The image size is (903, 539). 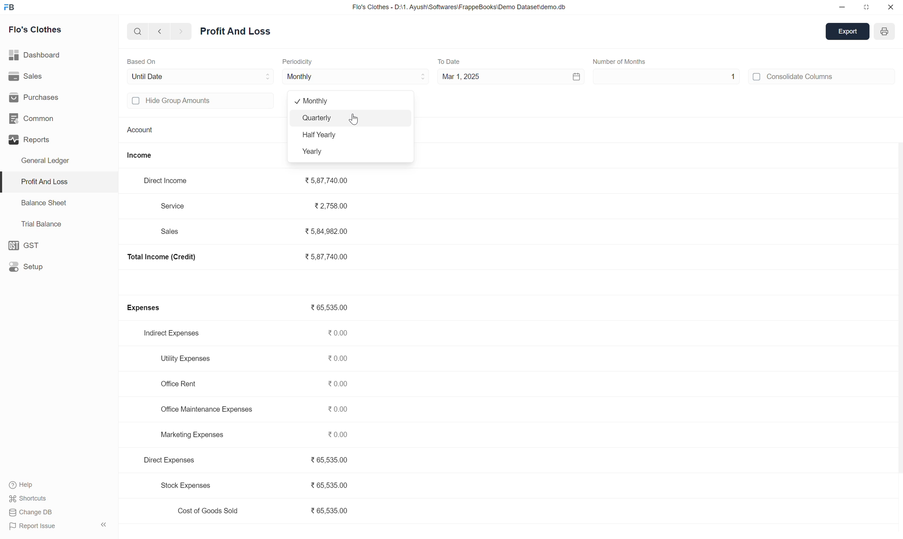 I want to click on Yearly, so click(x=312, y=151).